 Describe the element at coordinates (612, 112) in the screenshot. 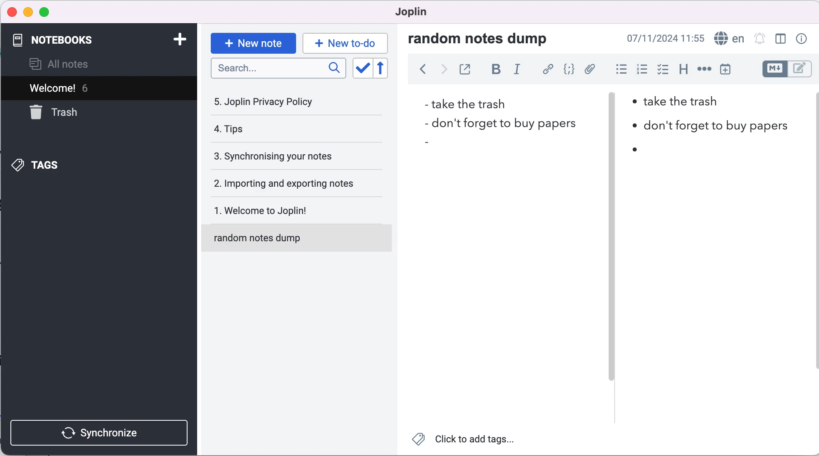

I see `vertical slider` at that location.